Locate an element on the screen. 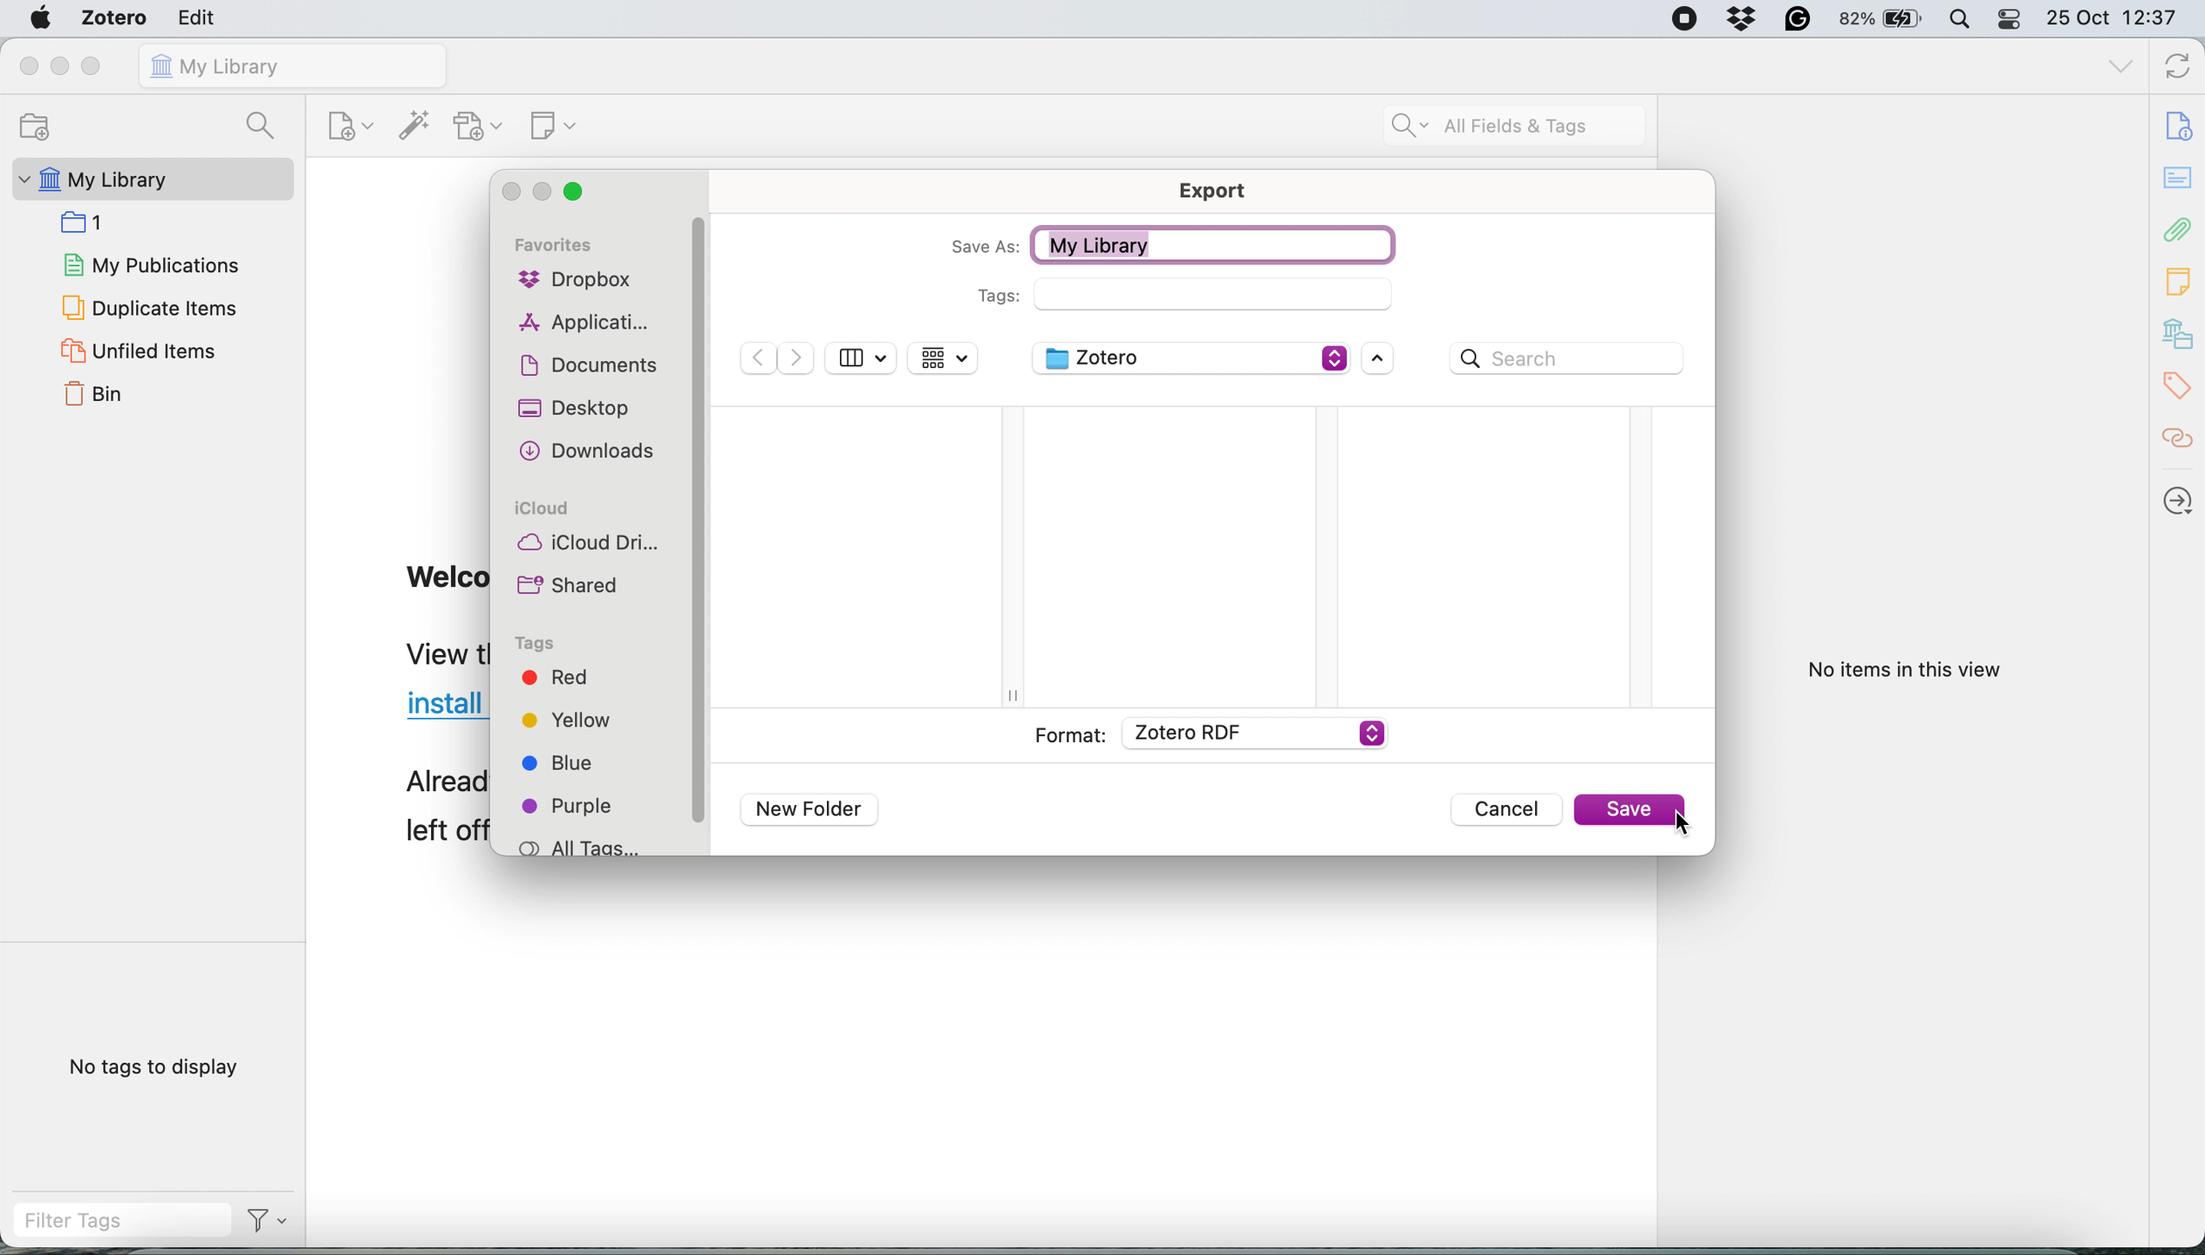 The image size is (2205, 1255). add attachment is located at coordinates (481, 125).